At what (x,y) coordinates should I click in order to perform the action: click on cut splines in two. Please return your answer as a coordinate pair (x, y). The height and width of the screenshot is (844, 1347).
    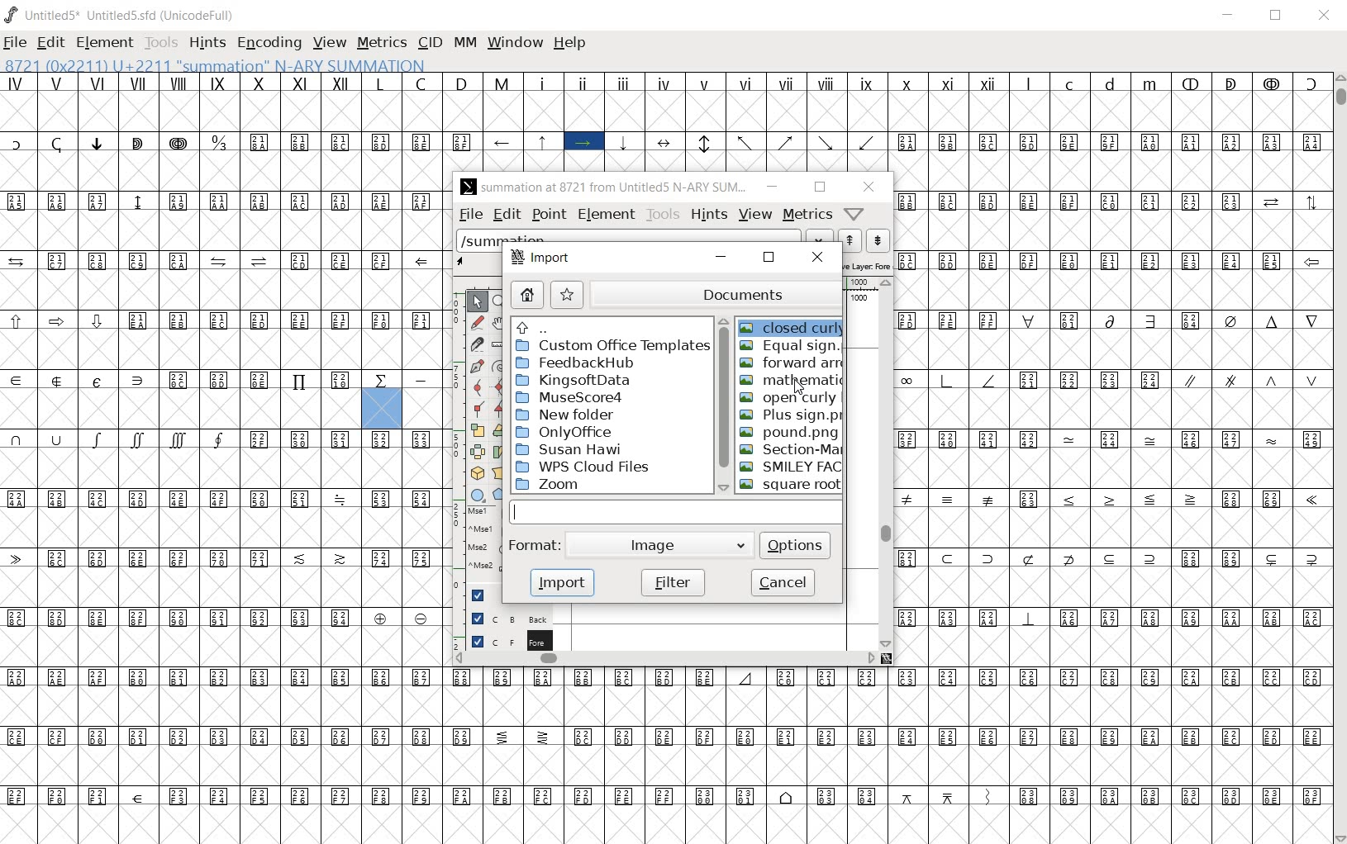
    Looking at the image, I should click on (475, 343).